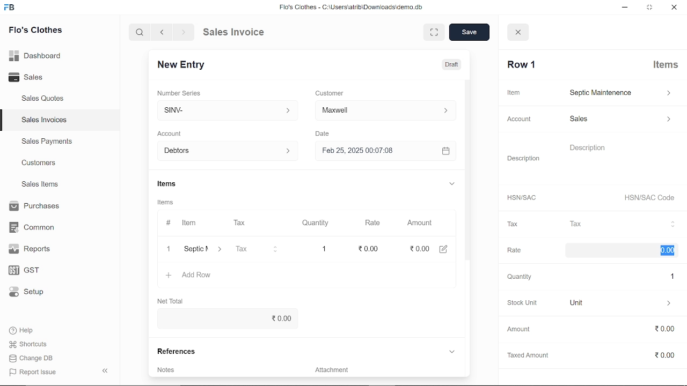  What do you see at coordinates (224, 151) in the screenshot?
I see `Debtors` at bounding box center [224, 151].